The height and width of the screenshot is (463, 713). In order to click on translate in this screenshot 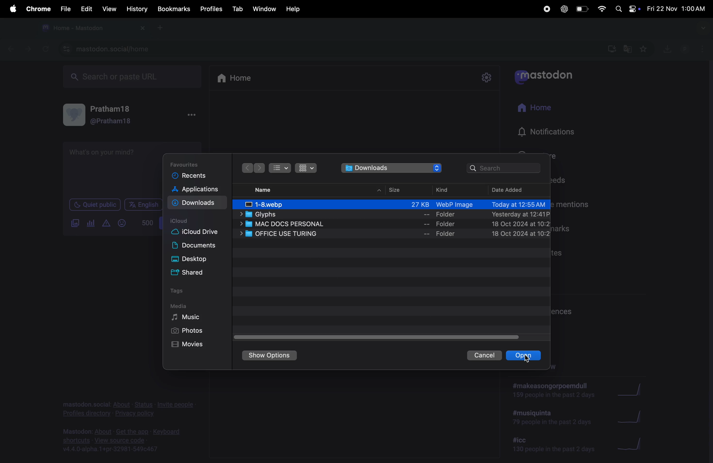, I will do `click(628, 48)`.